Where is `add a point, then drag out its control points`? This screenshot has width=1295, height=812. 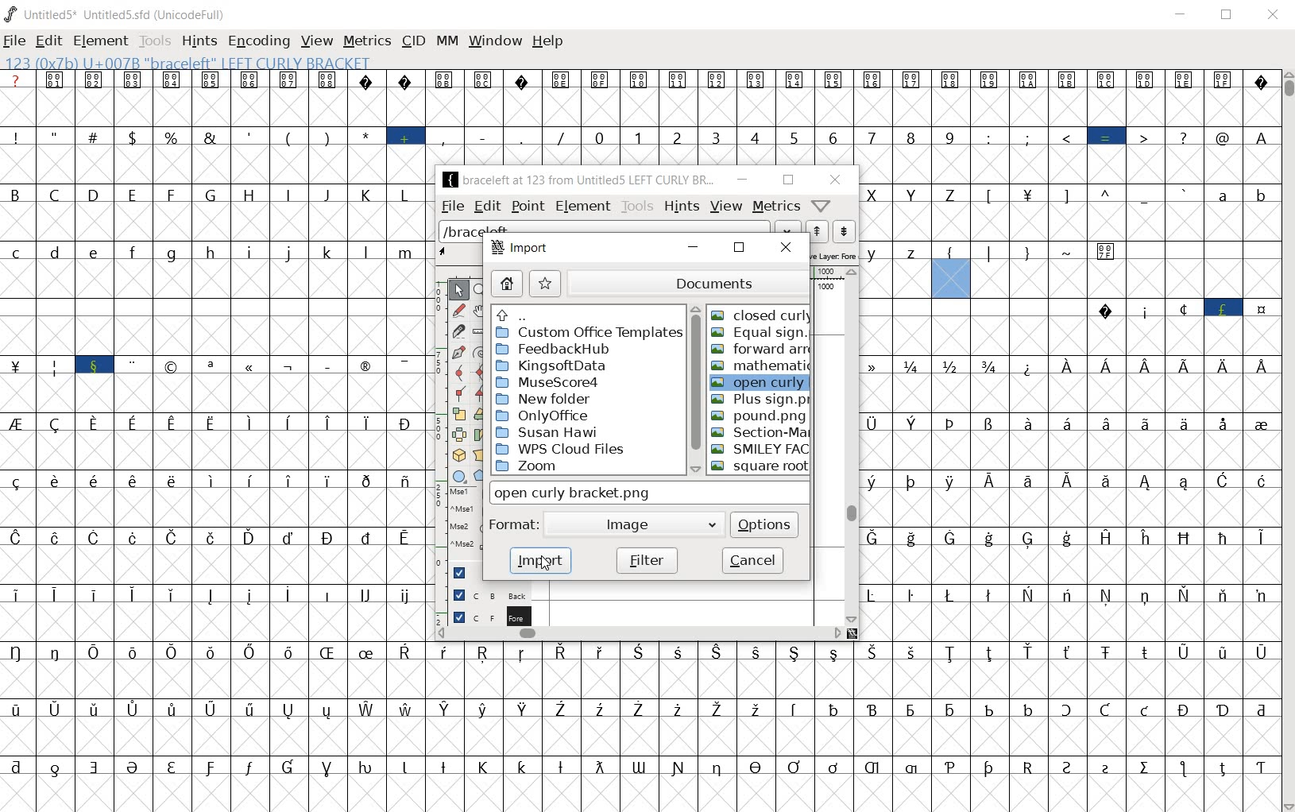
add a point, then drag out its control points is located at coordinates (455, 352).